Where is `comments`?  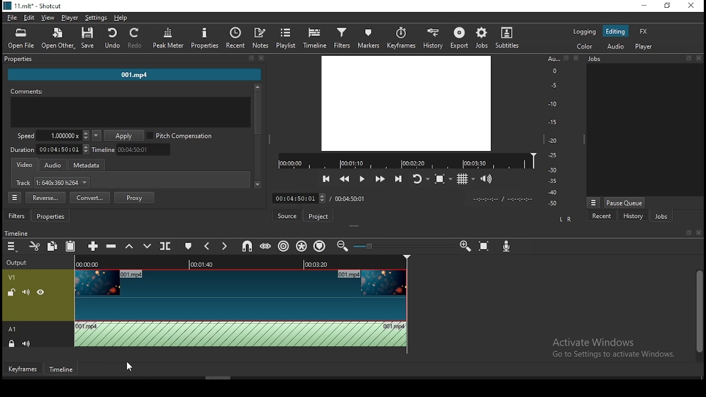 comments is located at coordinates (129, 108).